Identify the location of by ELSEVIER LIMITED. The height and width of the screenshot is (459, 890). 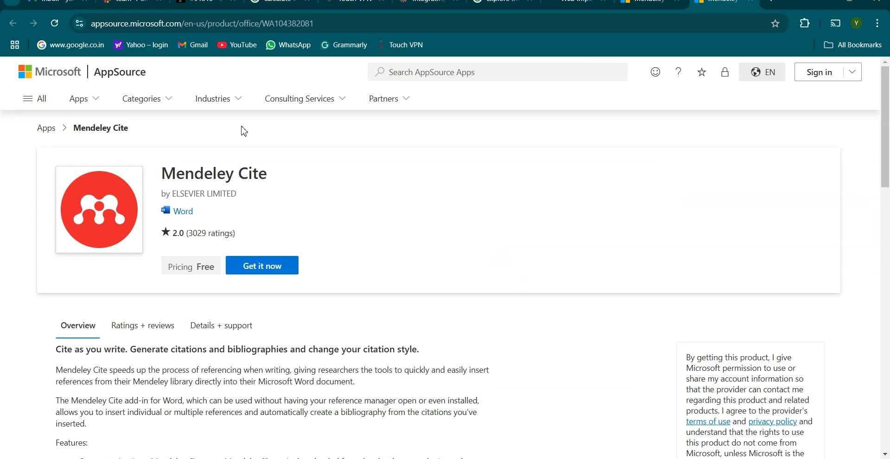
(197, 194).